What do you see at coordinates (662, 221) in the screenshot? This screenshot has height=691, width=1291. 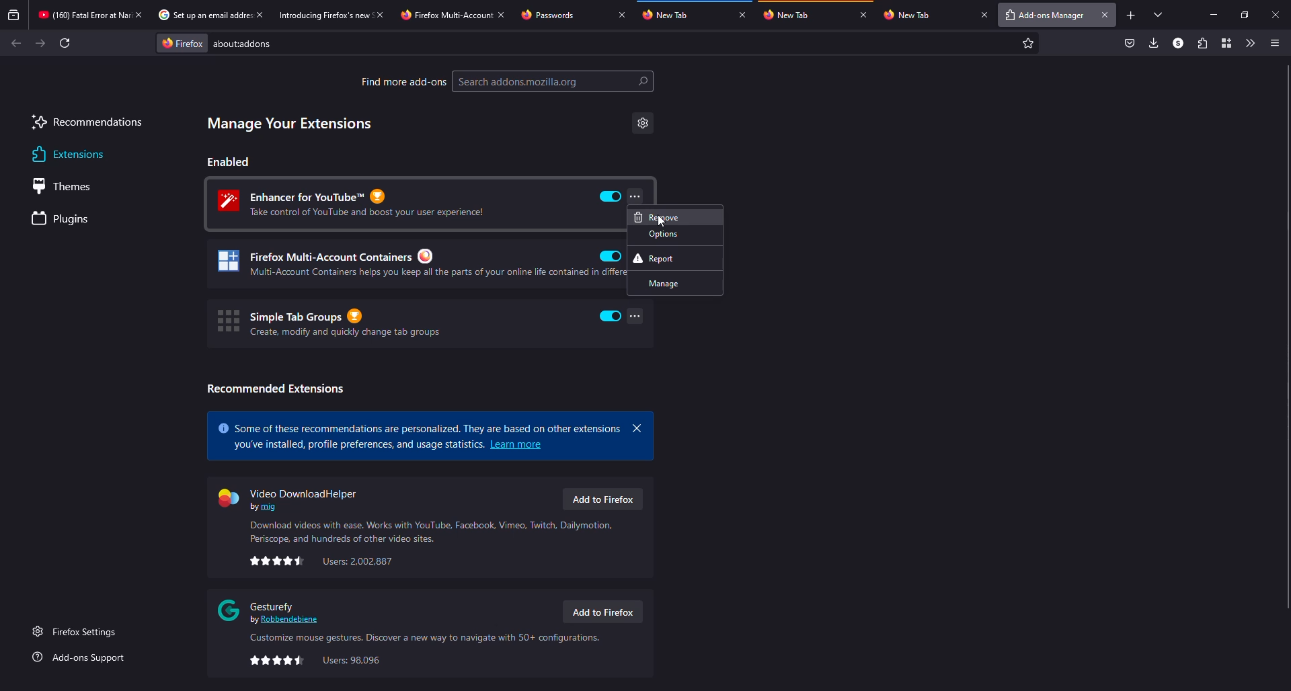 I see `Cursor` at bounding box center [662, 221].